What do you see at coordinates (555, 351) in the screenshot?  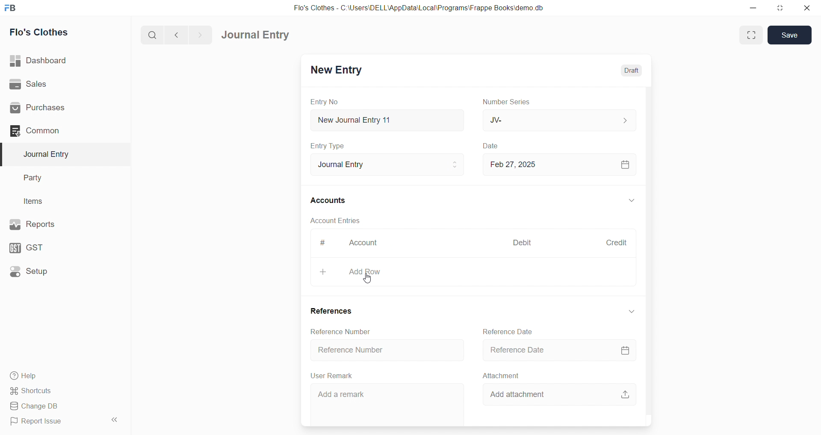 I see `Reference Date` at bounding box center [555, 351].